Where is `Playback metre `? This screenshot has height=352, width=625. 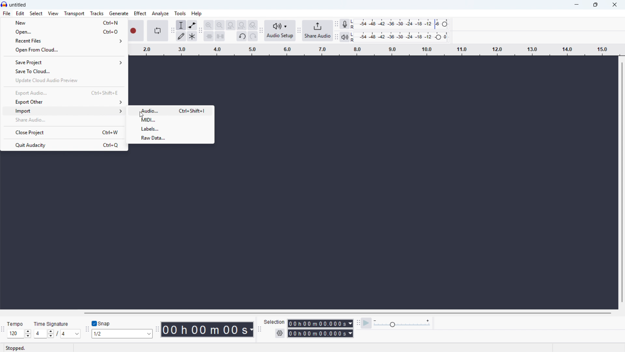 Playback metre  is located at coordinates (345, 37).